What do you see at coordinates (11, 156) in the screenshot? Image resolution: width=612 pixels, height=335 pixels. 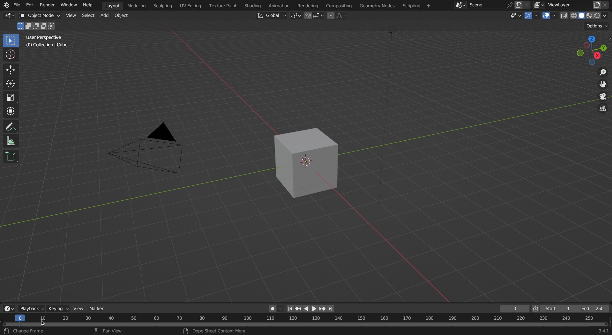 I see `Add Cube` at bounding box center [11, 156].